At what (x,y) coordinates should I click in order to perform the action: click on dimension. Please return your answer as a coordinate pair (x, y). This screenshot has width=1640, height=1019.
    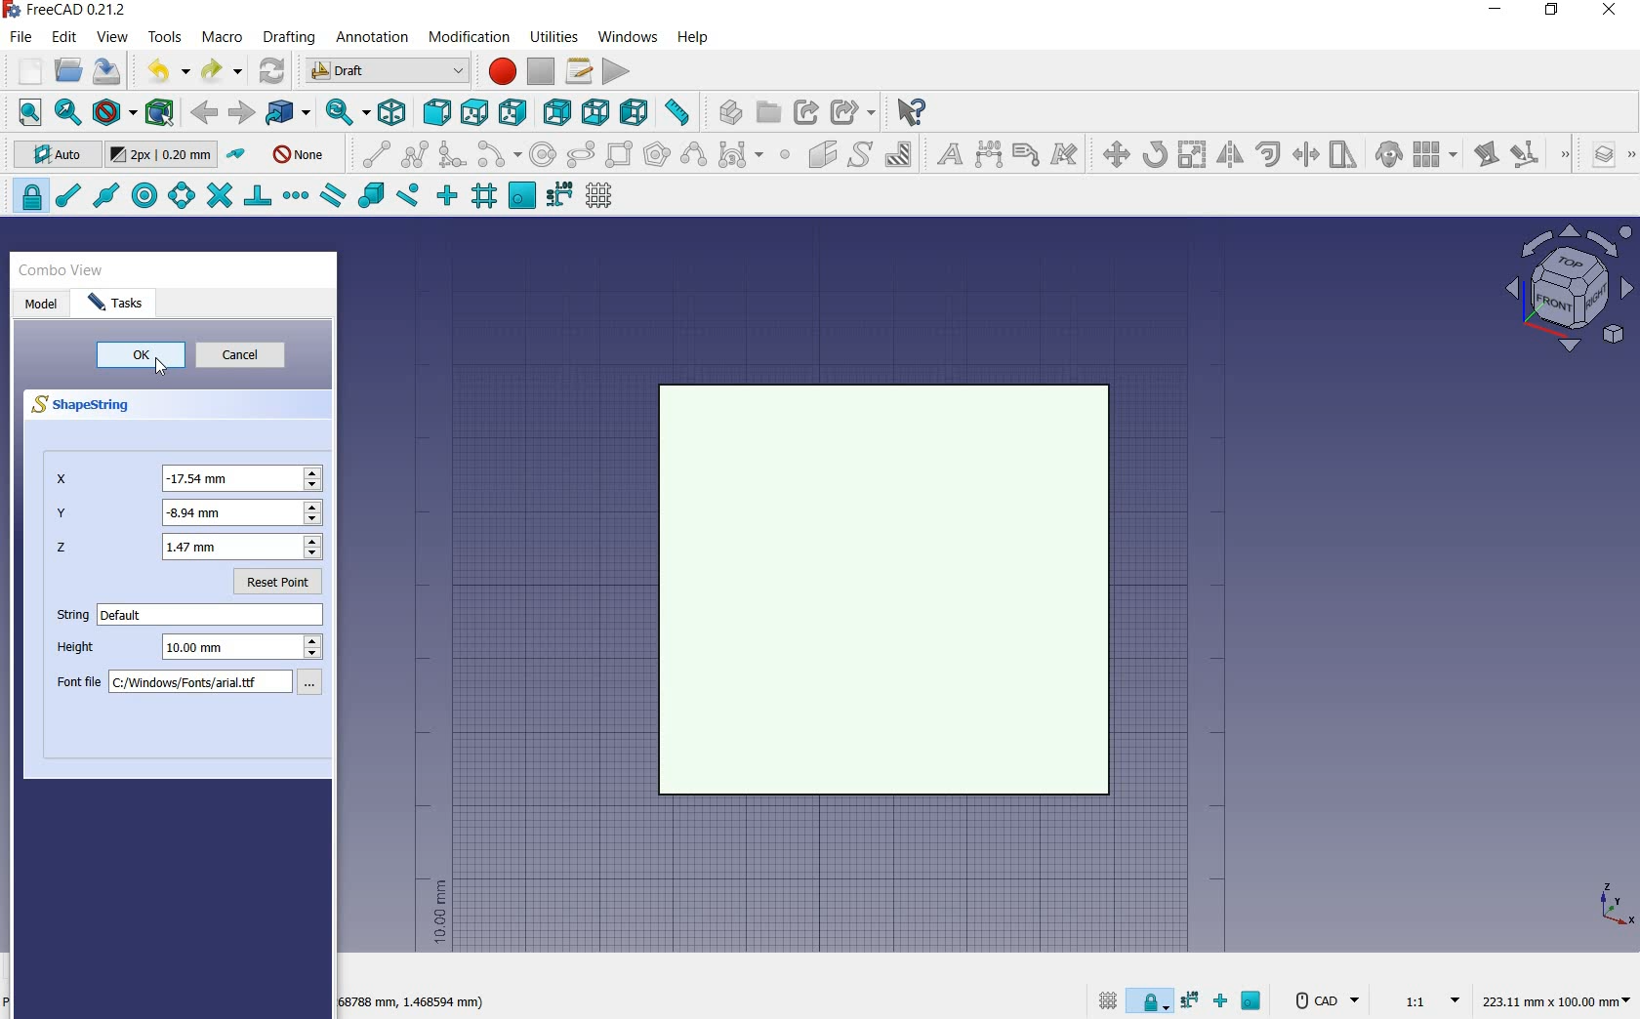
    Looking at the image, I should click on (990, 156).